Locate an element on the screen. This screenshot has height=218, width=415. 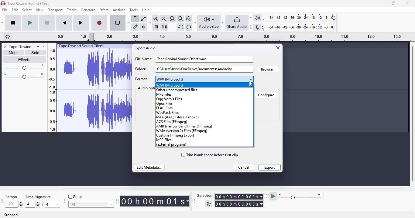
pause is located at coordinates (13, 23).